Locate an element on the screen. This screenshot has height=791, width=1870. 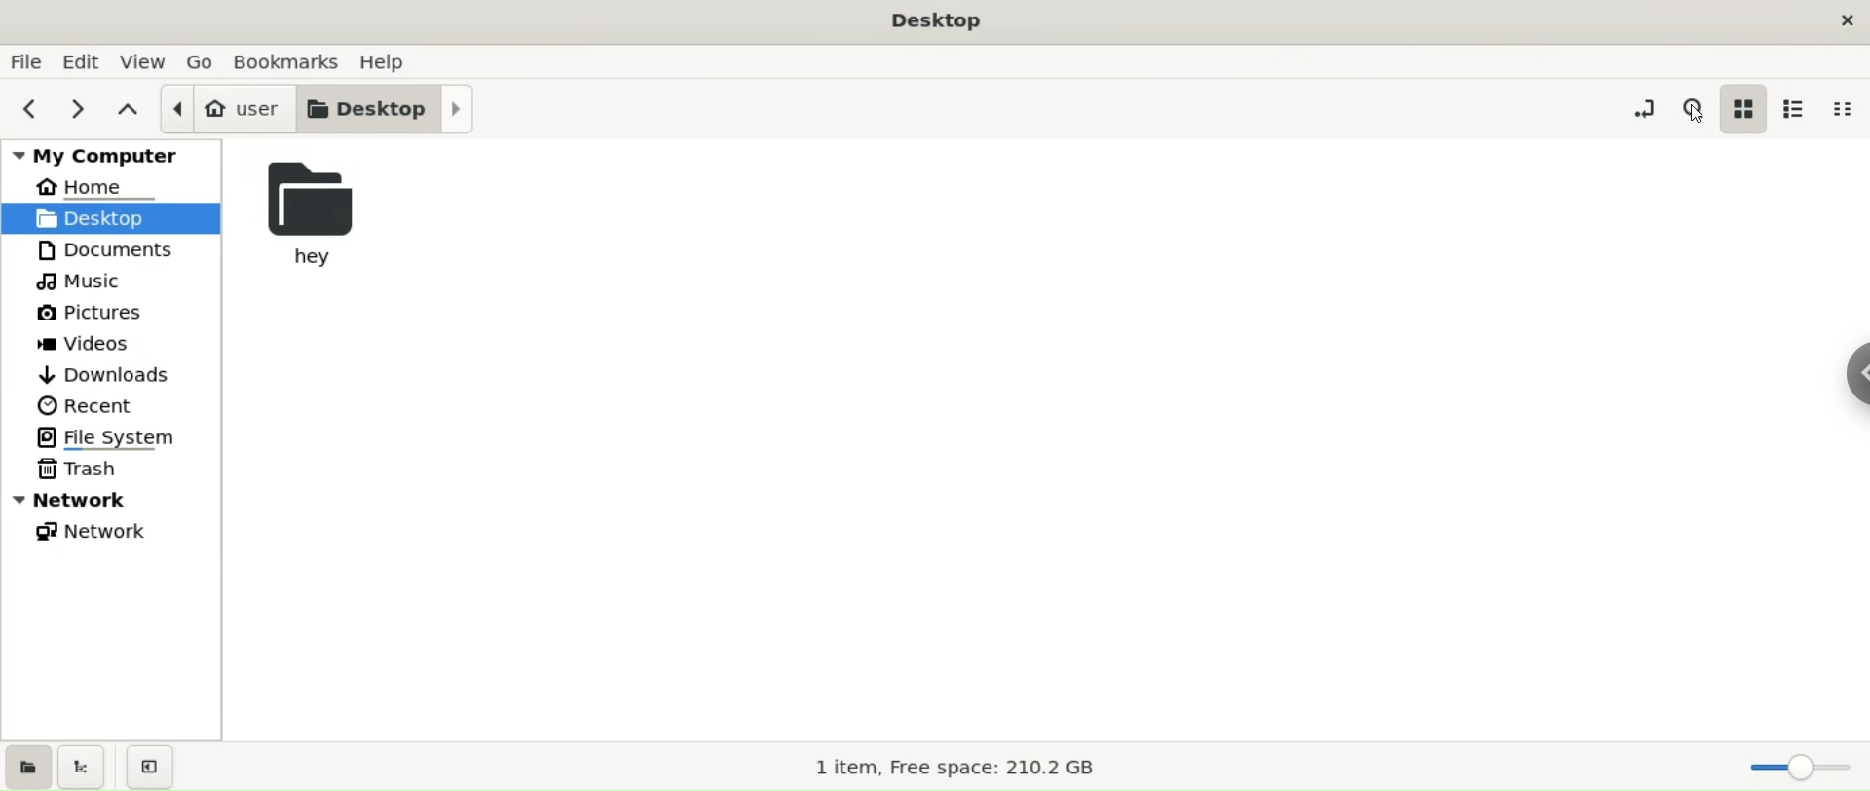
file system is located at coordinates (111, 439).